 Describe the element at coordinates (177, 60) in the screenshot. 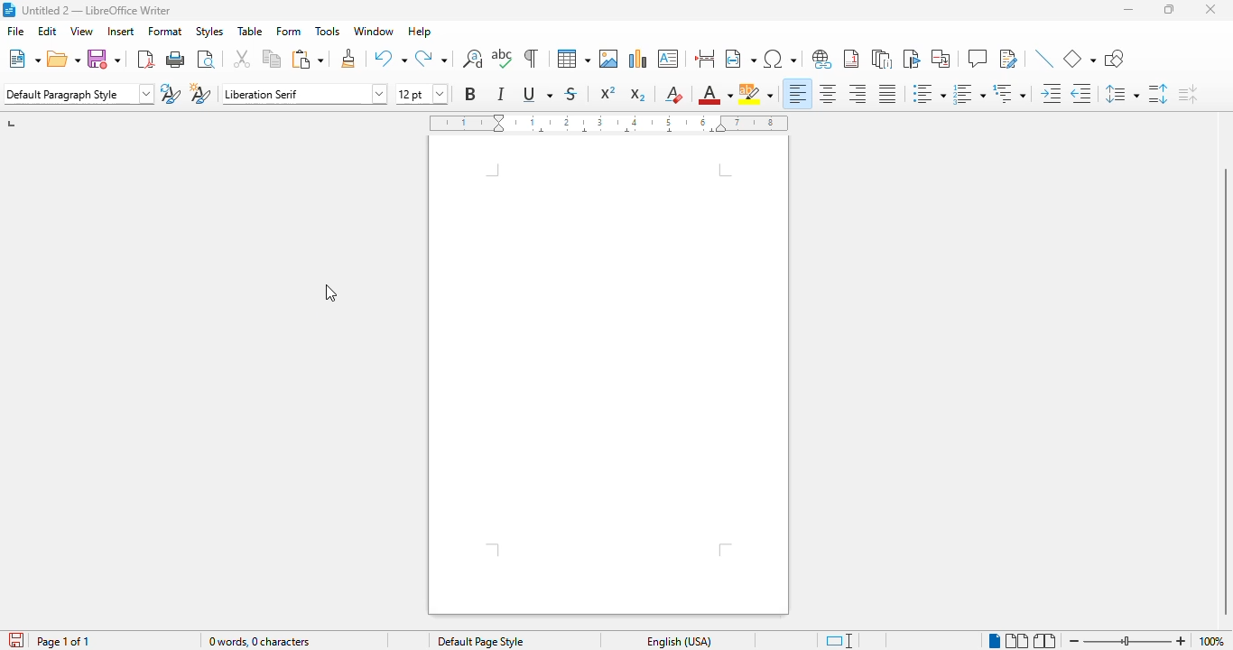

I see `print` at that location.